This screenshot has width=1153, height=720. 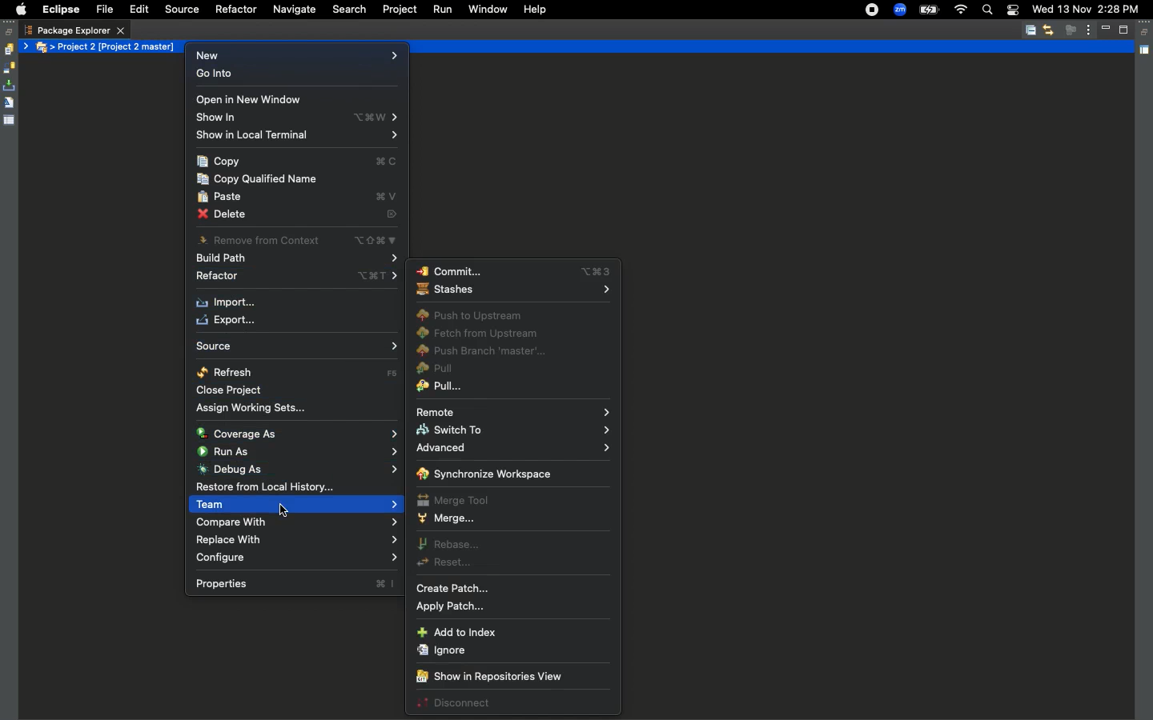 I want to click on Go into, so click(x=294, y=75).